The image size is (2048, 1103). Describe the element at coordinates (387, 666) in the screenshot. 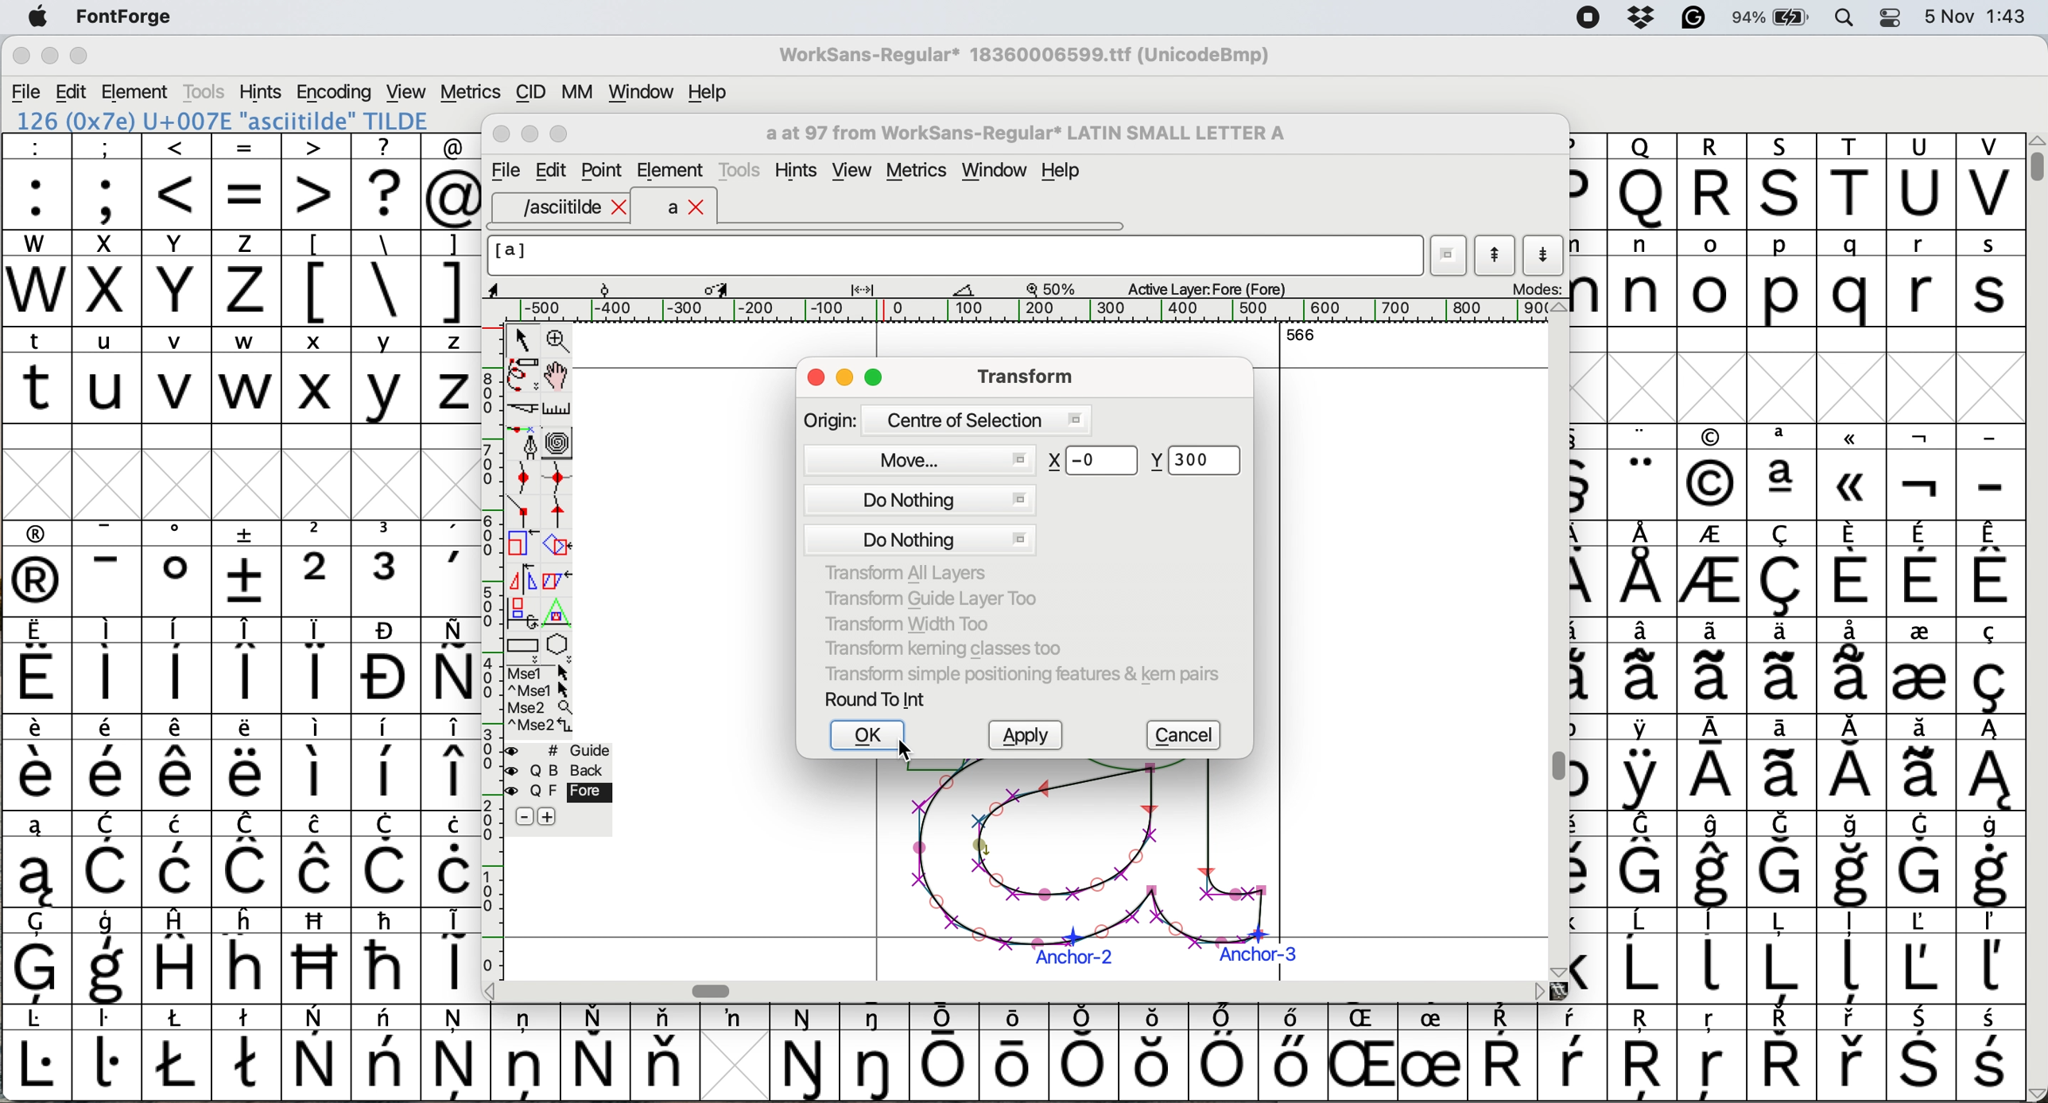

I see `symbol` at that location.